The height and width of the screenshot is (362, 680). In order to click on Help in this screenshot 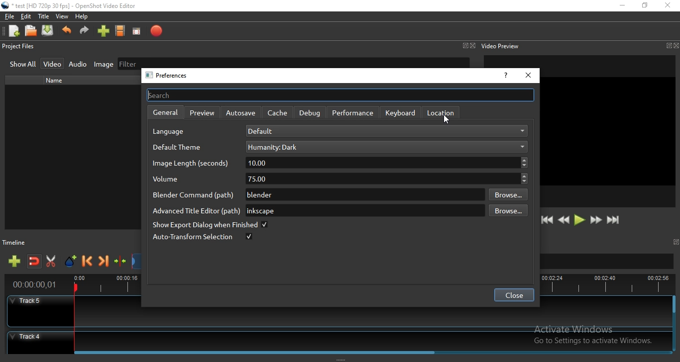, I will do `click(84, 17)`.